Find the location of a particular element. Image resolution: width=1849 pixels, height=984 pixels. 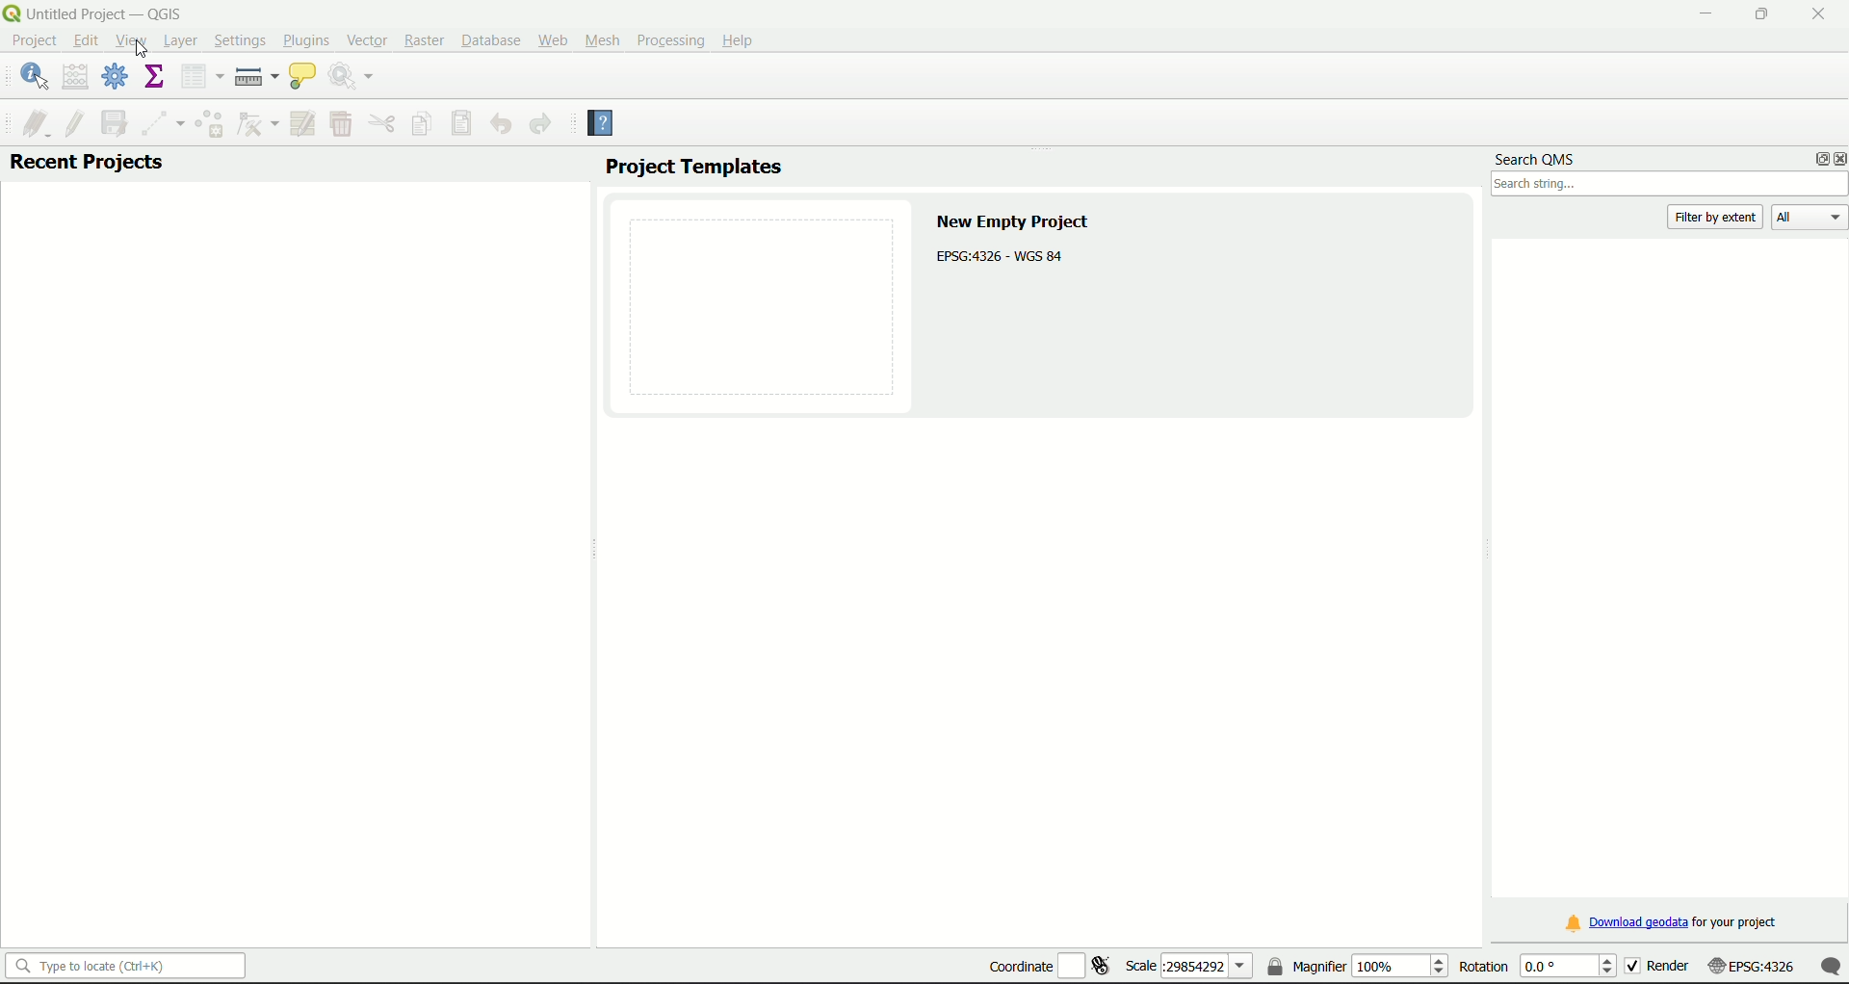

Vector is located at coordinates (368, 38).